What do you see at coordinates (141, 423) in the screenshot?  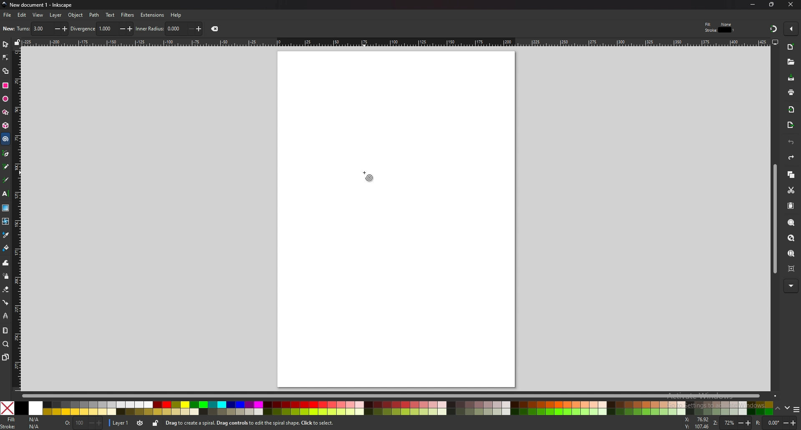 I see `toggle current layer visibility` at bounding box center [141, 423].